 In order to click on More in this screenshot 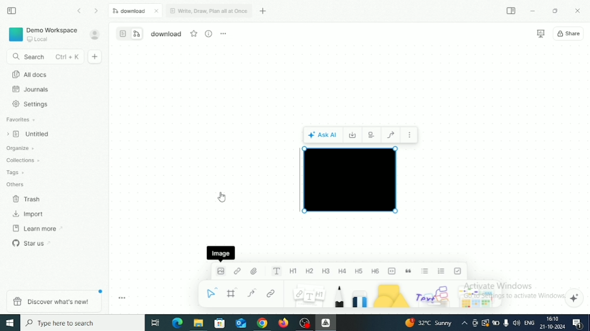, I will do `click(411, 136)`.